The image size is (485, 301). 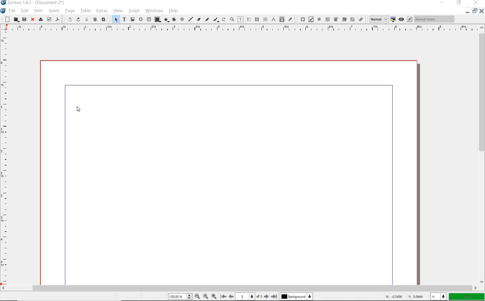 I want to click on toggle color, so click(x=392, y=20).